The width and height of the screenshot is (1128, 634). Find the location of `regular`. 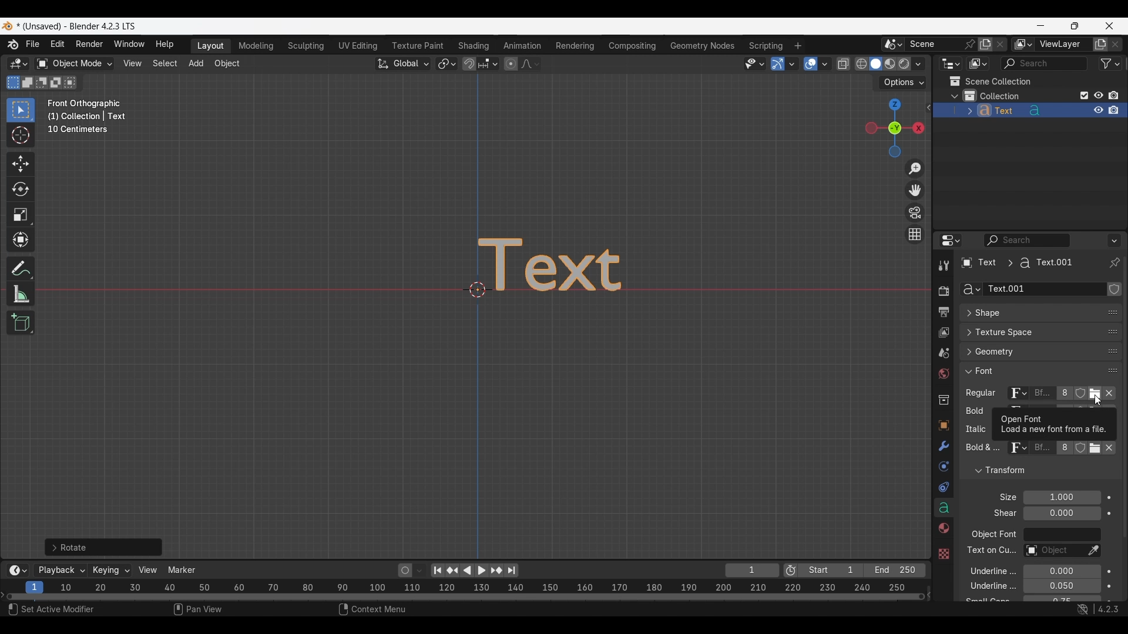

regular is located at coordinates (983, 394).